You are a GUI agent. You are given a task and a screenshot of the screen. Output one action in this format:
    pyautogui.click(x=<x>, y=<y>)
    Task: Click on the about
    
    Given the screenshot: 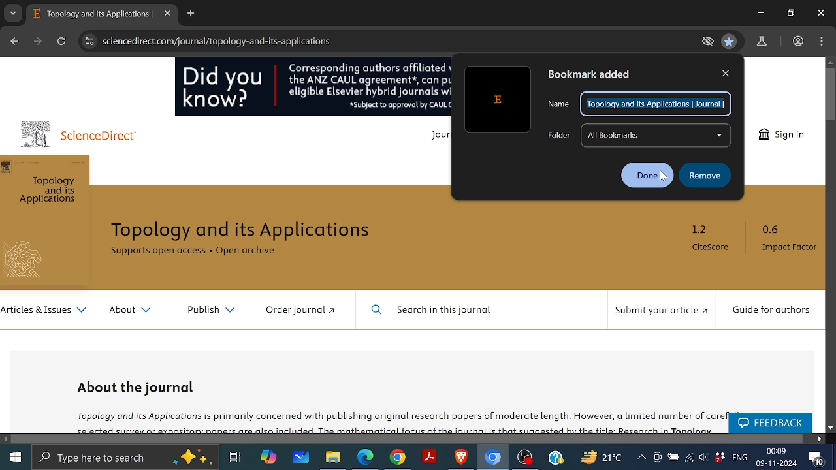 What is the action you would take?
    pyautogui.click(x=131, y=312)
    